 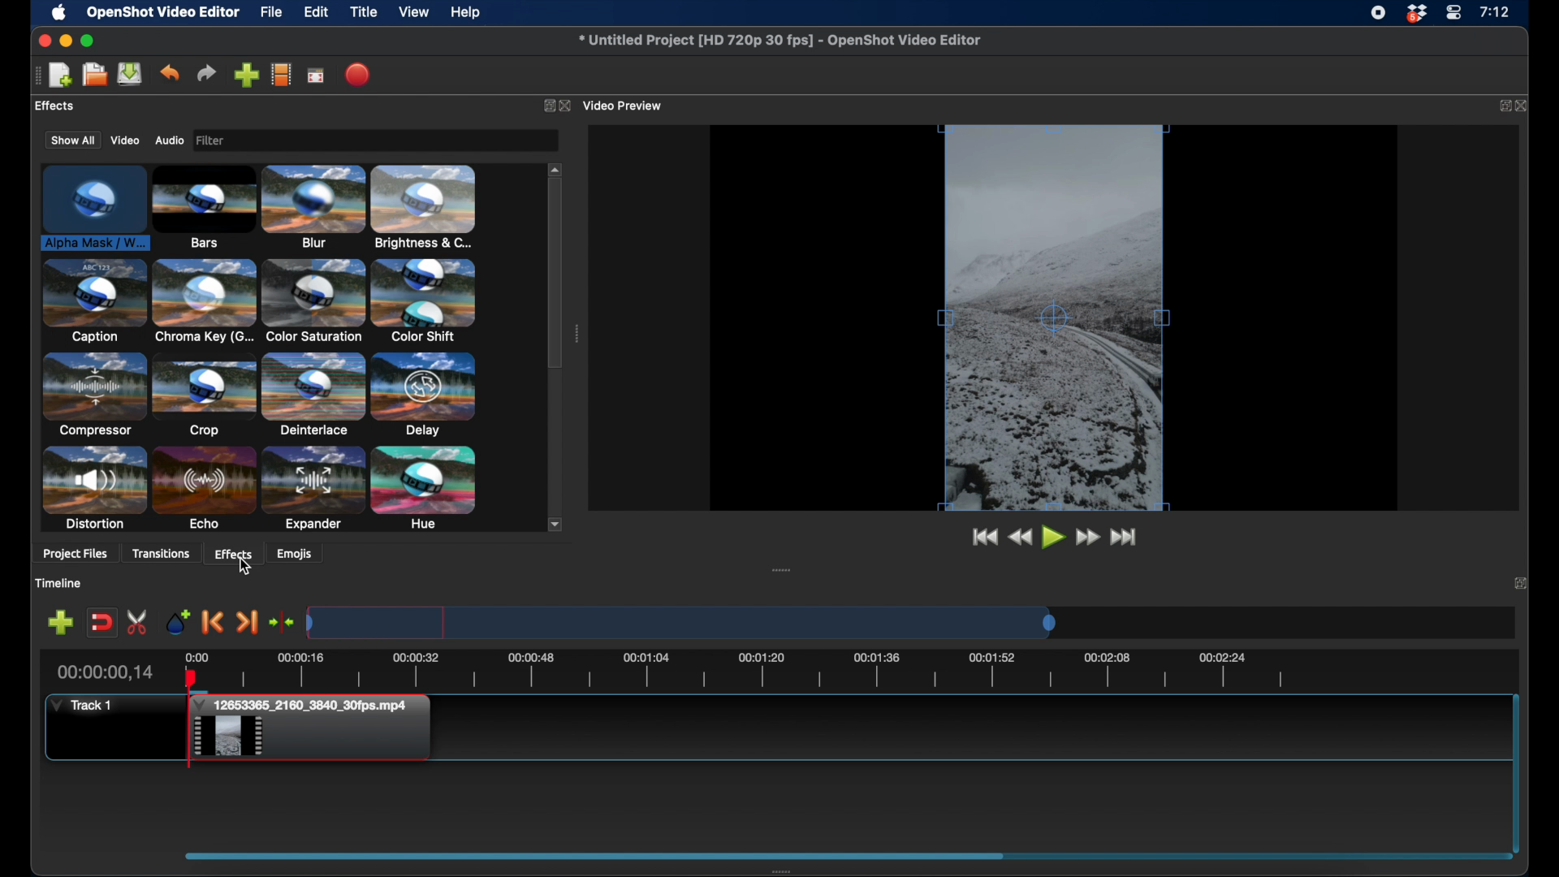 What do you see at coordinates (423, 300) in the screenshot?
I see `color shift` at bounding box center [423, 300].